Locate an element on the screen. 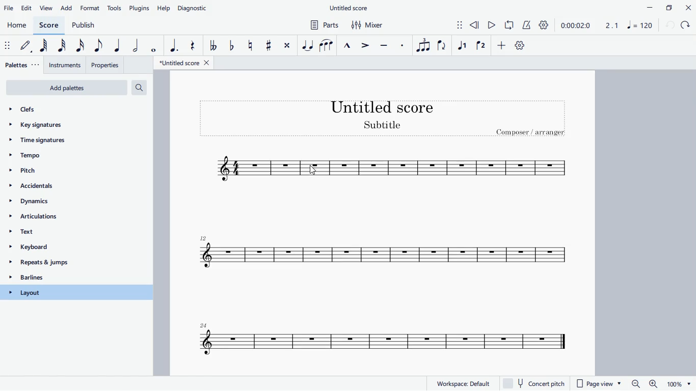 The width and height of the screenshot is (696, 391). rest is located at coordinates (192, 45).